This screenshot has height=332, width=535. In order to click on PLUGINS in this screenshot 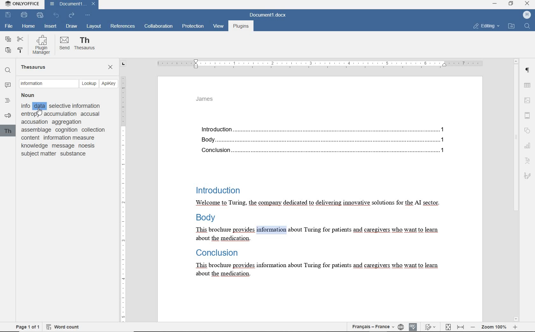, I will do `click(240, 27)`.